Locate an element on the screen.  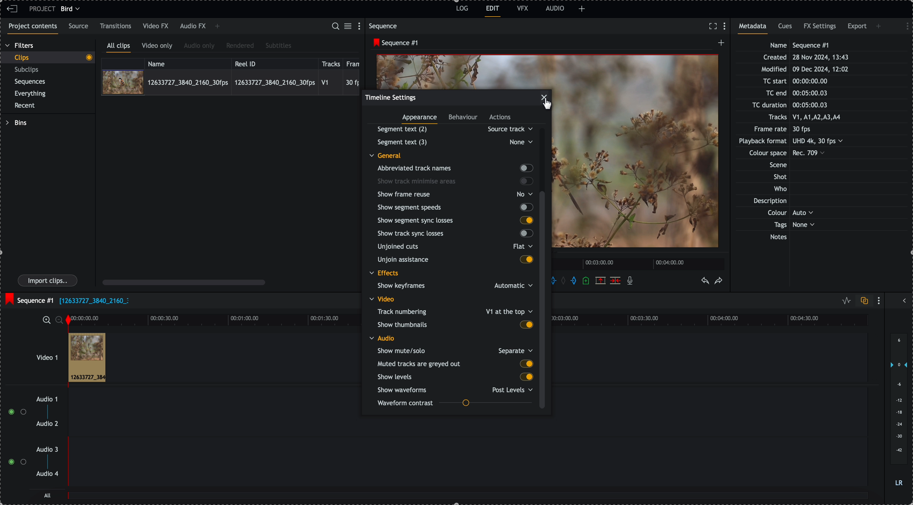
all is located at coordinates (48, 495).